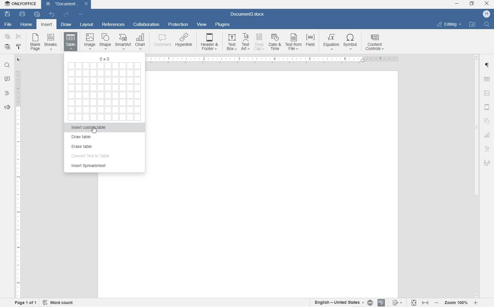 Image resolution: width=494 pixels, height=307 pixels. What do you see at coordinates (92, 128) in the screenshot?
I see `insert custom table` at bounding box center [92, 128].